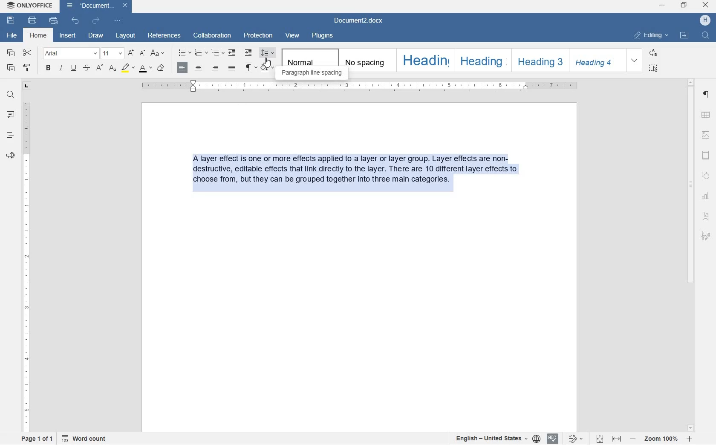  I want to click on align right, so click(215, 68).